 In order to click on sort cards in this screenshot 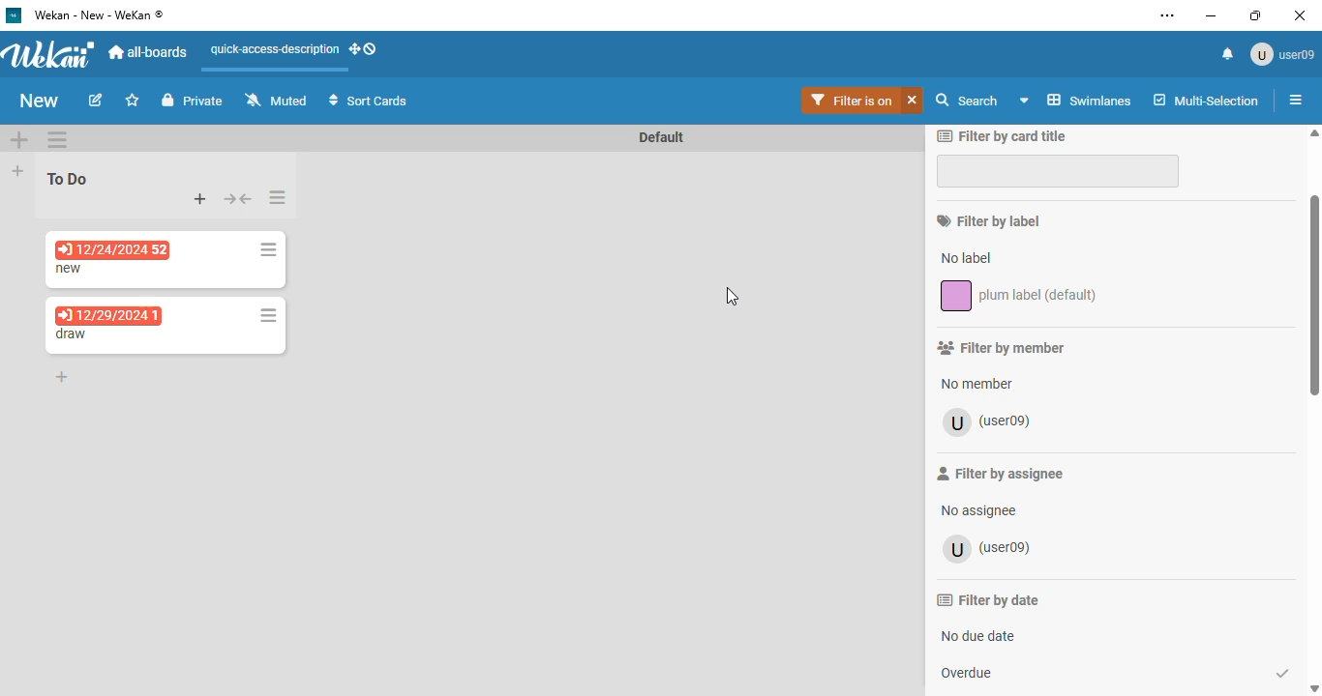, I will do `click(368, 100)`.